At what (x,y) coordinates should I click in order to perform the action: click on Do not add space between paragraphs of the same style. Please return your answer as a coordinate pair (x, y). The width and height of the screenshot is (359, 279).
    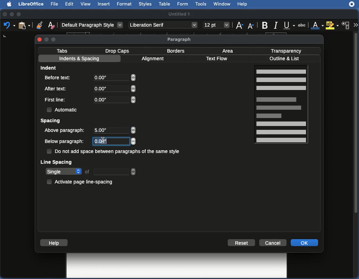
    Looking at the image, I should click on (114, 152).